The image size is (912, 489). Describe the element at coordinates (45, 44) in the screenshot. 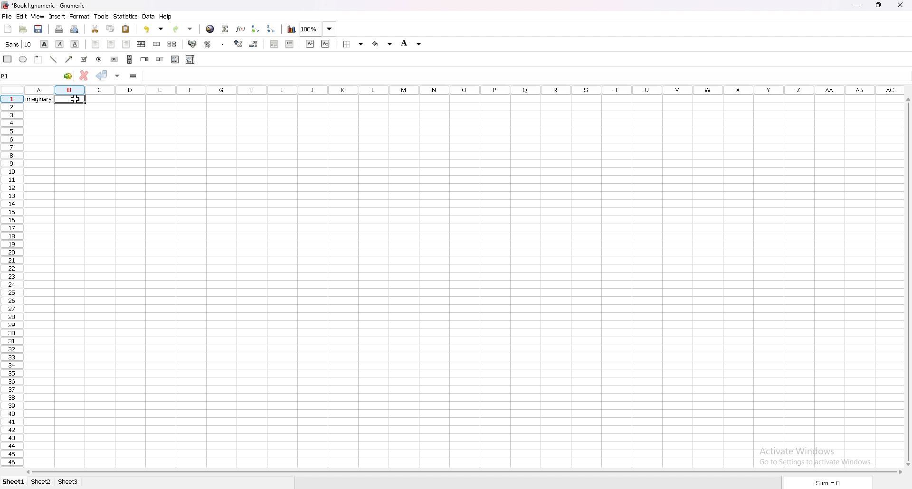

I see `bold` at that location.